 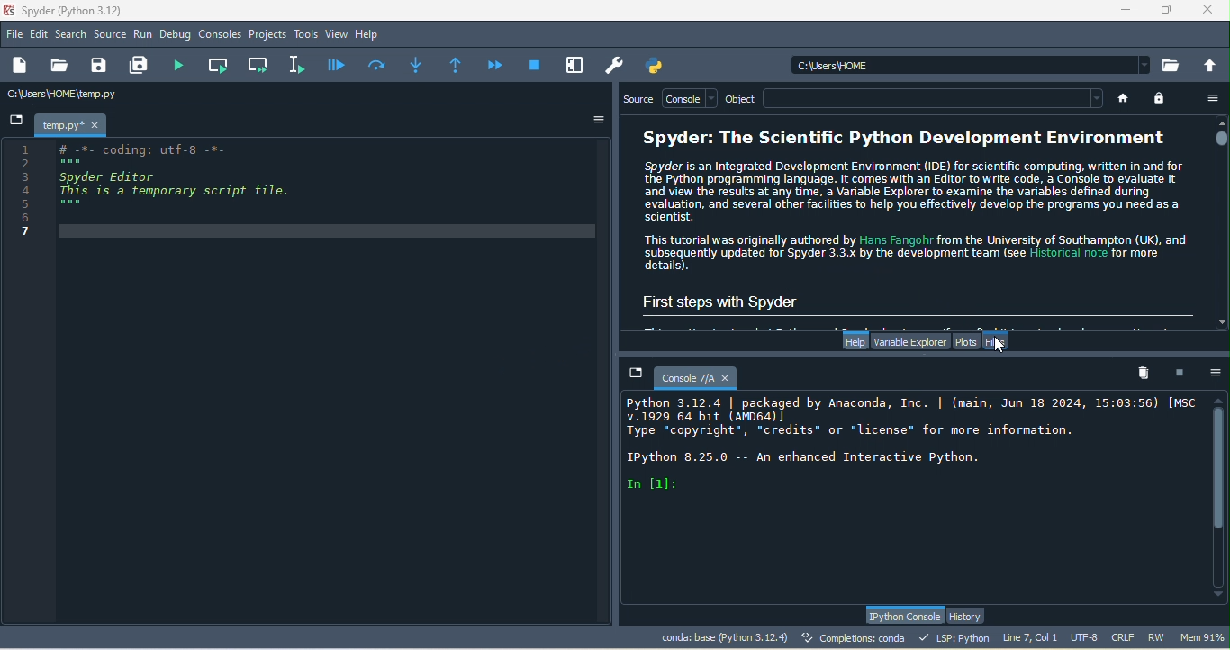 What do you see at coordinates (686, 375) in the screenshot?
I see `console 7/a` at bounding box center [686, 375].